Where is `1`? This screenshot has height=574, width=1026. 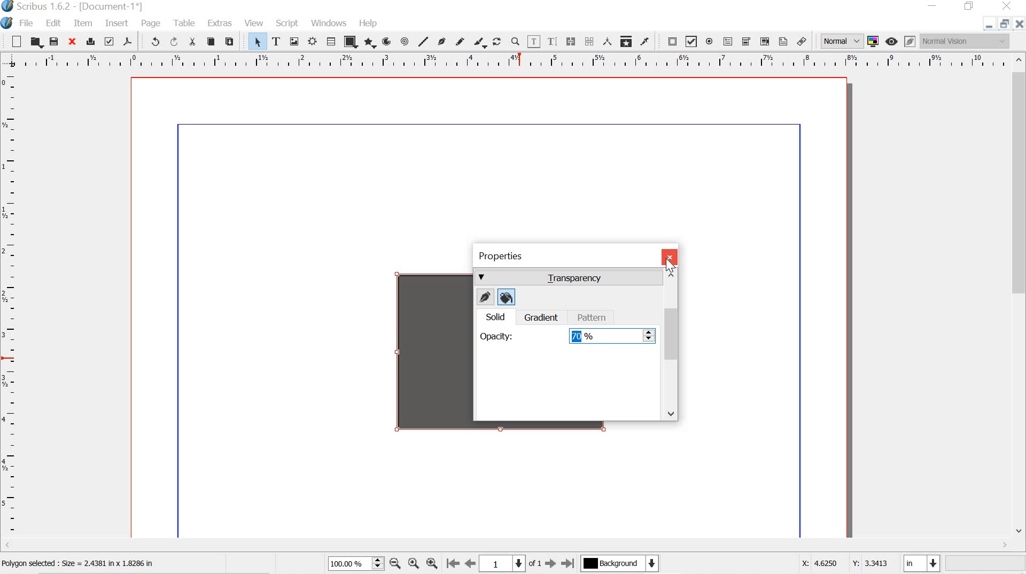
1 is located at coordinates (502, 564).